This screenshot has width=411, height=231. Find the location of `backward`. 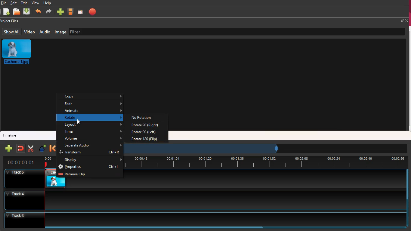

backward is located at coordinates (39, 11).